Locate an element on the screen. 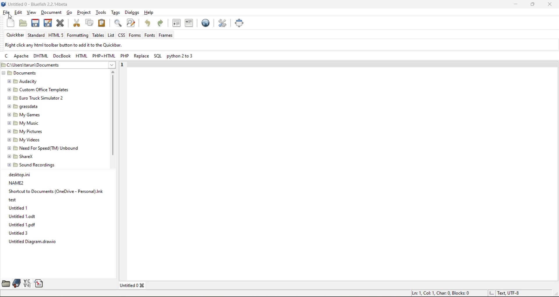 The image size is (559, 297). find and replace is located at coordinates (131, 23).